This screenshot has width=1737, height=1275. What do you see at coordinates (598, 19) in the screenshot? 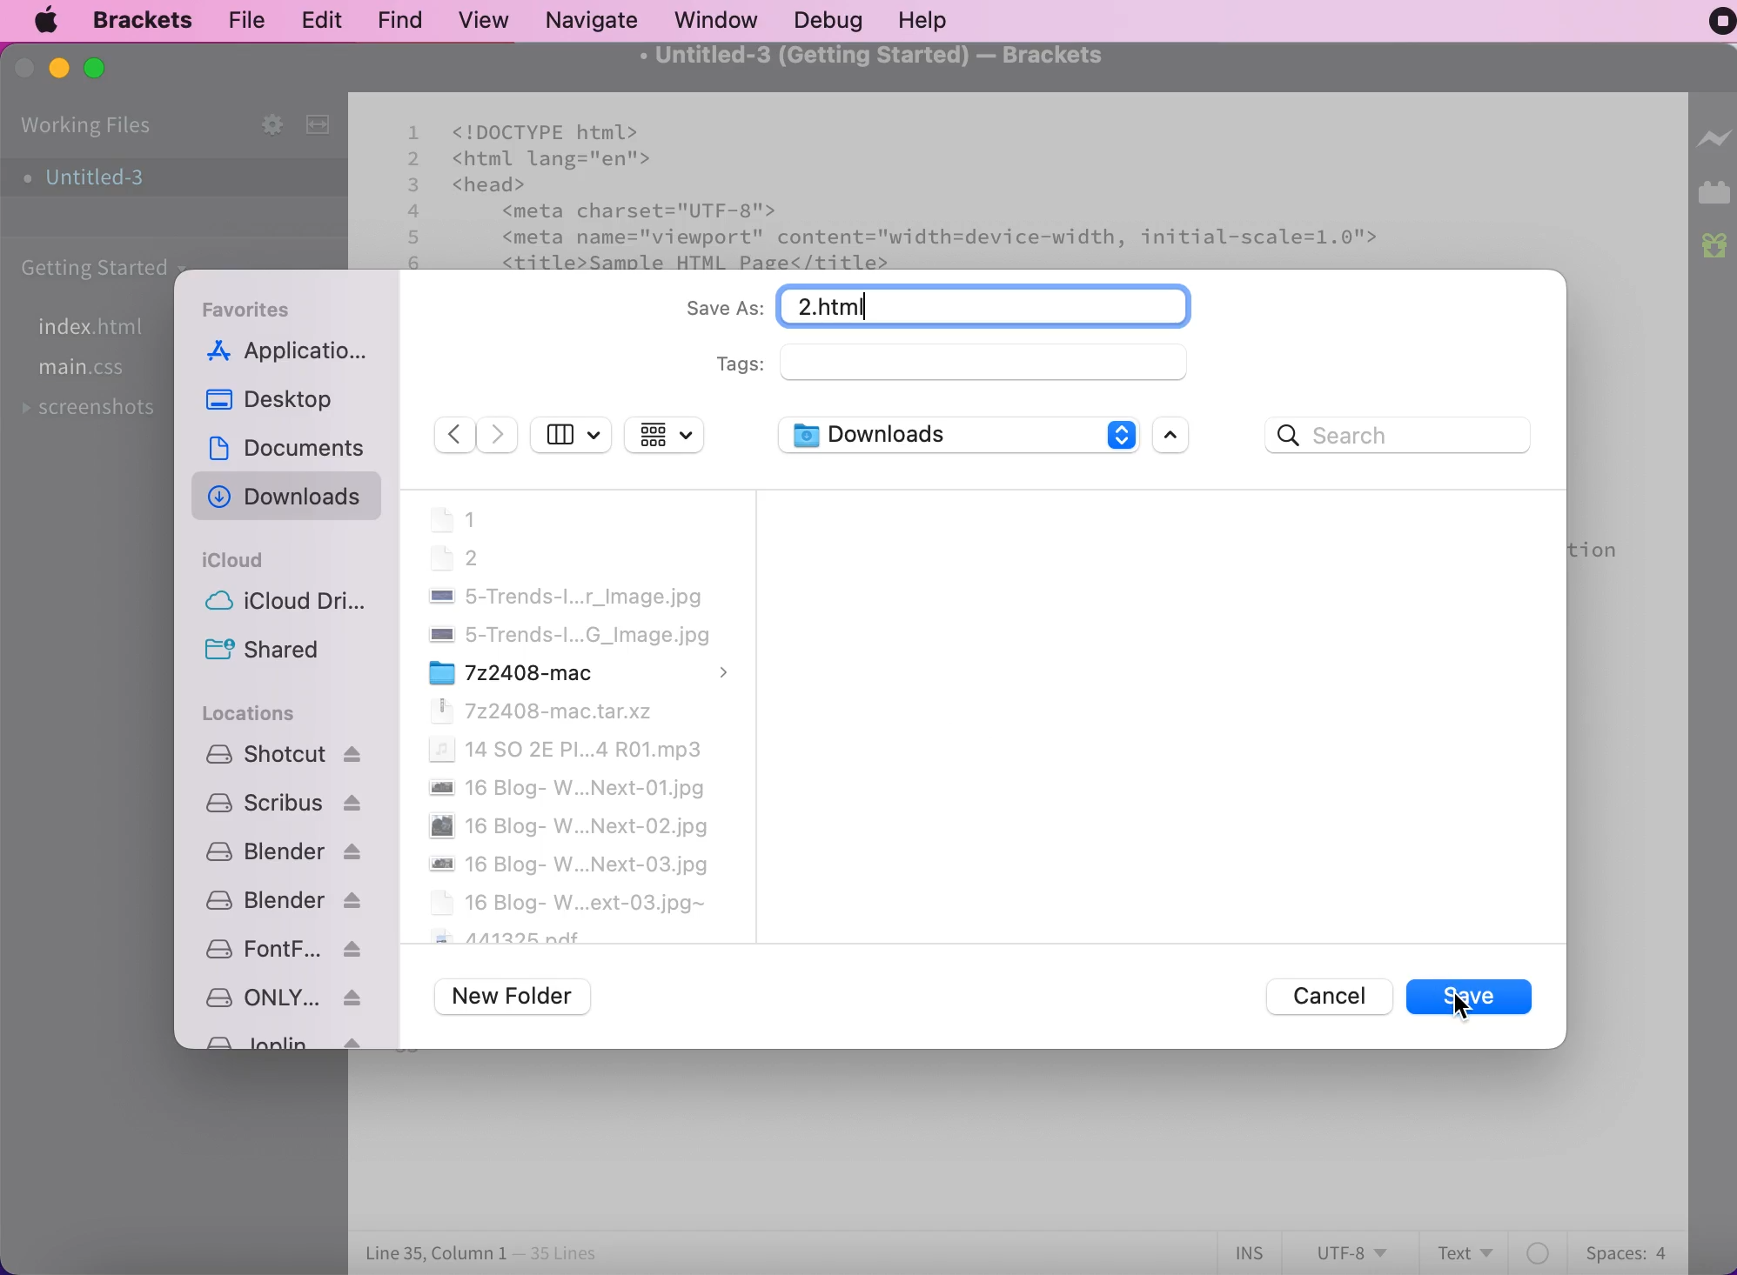
I see `navigate` at bounding box center [598, 19].